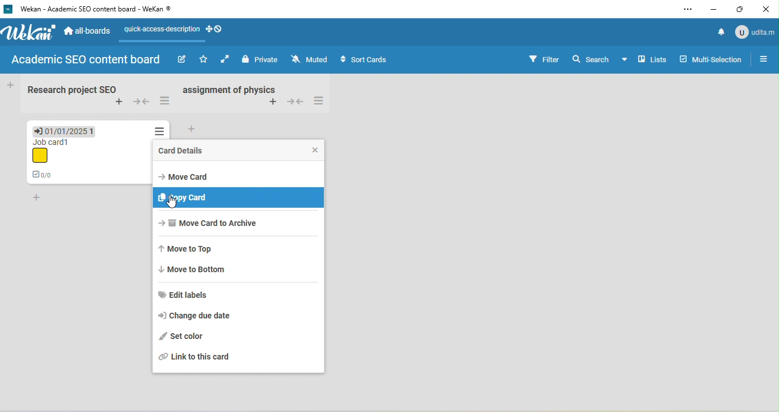 The height and width of the screenshot is (412, 779). I want to click on wekan-academic seo content board-wekan, so click(102, 9).